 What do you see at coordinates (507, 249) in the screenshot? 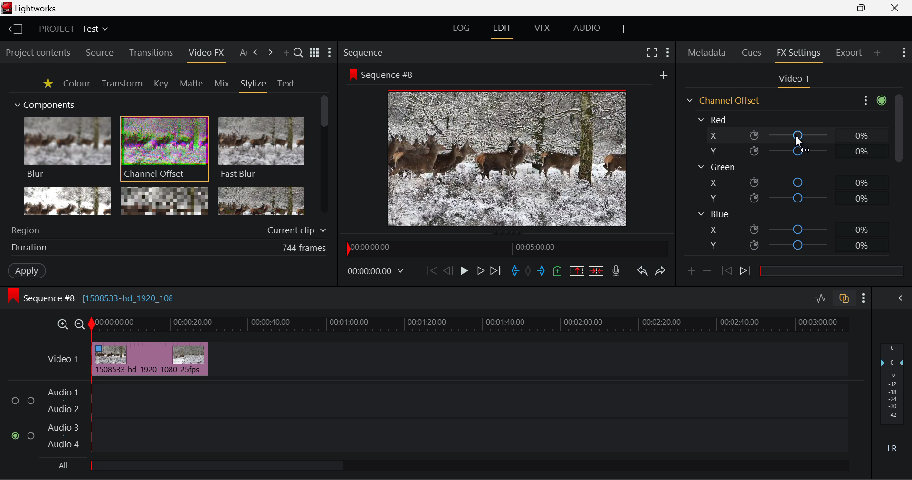
I see `Project Timeline Navigator` at bounding box center [507, 249].